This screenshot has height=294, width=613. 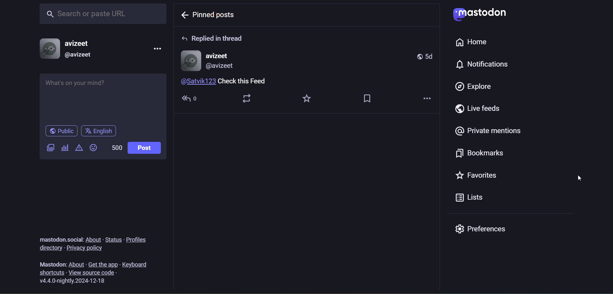 I want to click on text, so click(x=57, y=236).